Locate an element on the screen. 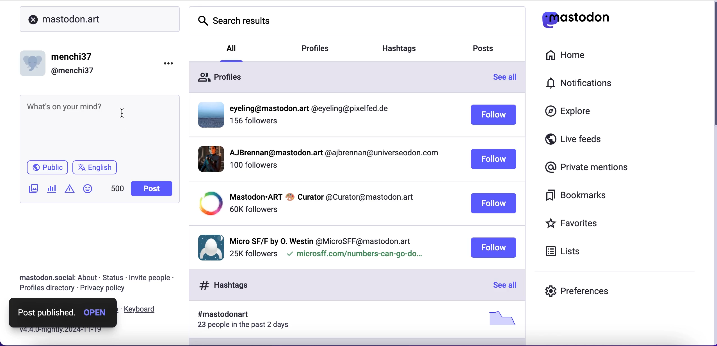 The height and width of the screenshot is (346, 717). hashtags is located at coordinates (407, 46).